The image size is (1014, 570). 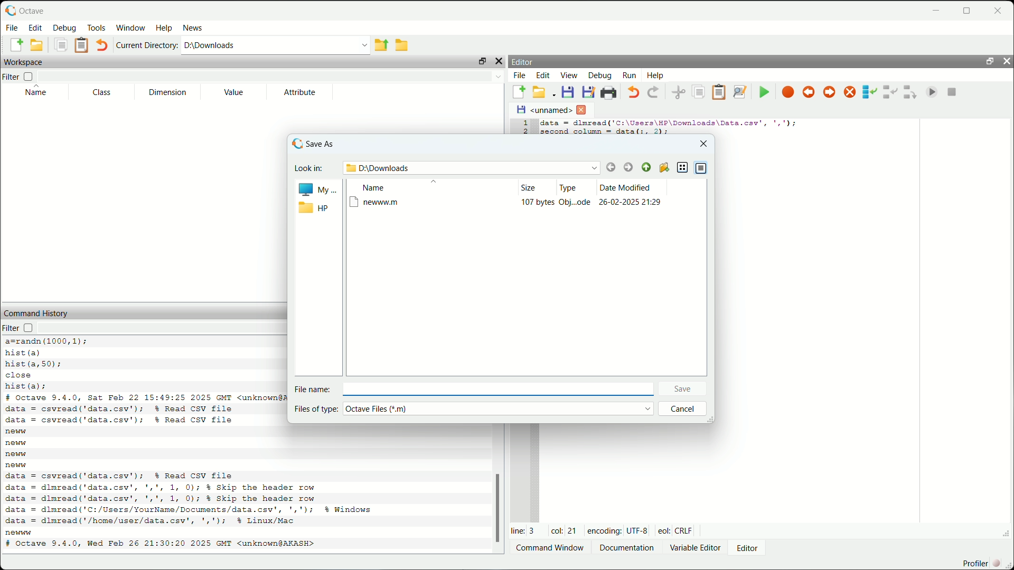 What do you see at coordinates (627, 75) in the screenshot?
I see `run` at bounding box center [627, 75].